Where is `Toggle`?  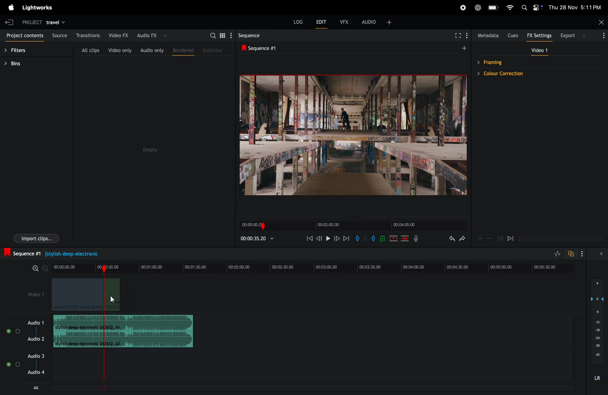 Toggle is located at coordinates (18, 331).